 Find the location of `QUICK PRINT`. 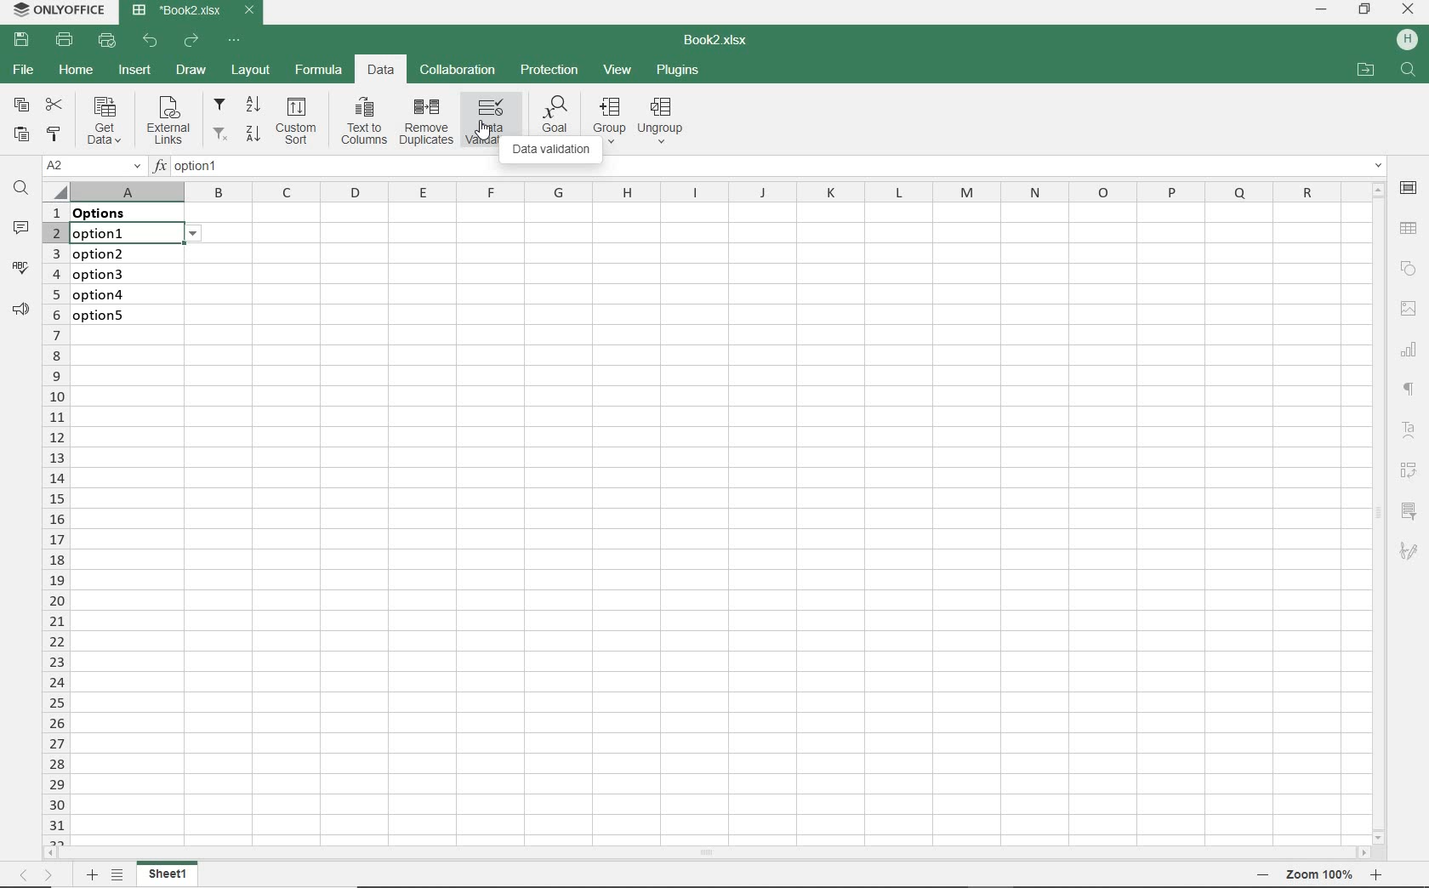

QUICK PRINT is located at coordinates (107, 41).